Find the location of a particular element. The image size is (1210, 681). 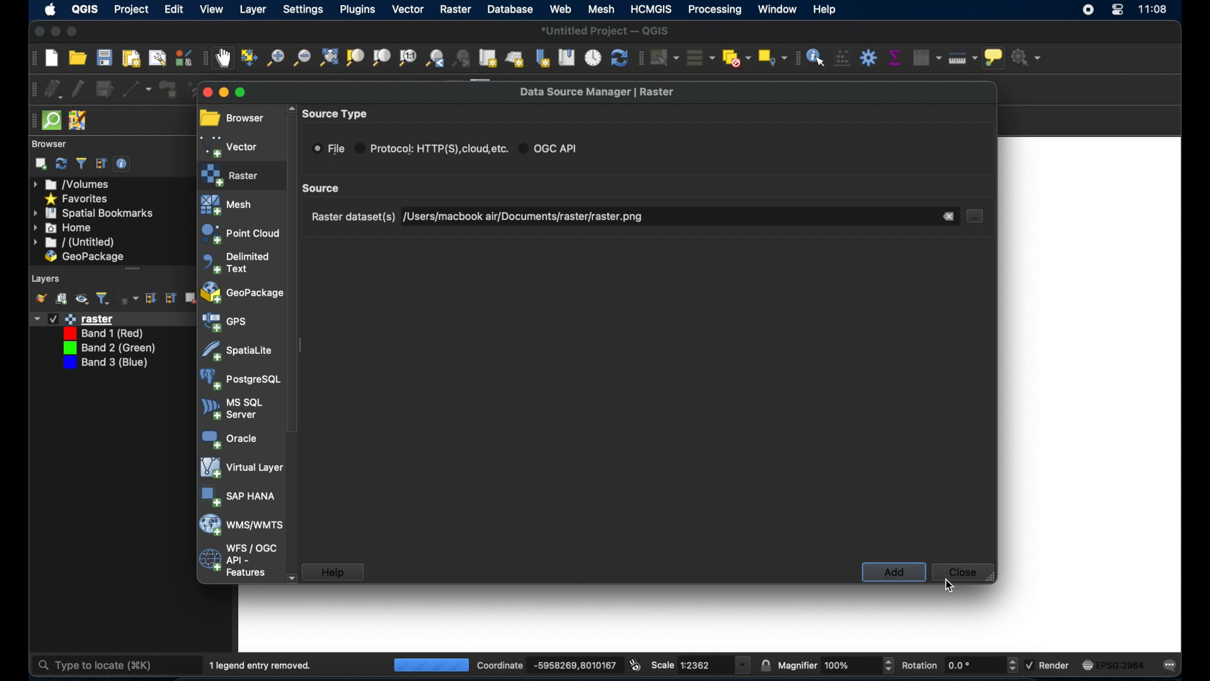

browser is located at coordinates (235, 115).